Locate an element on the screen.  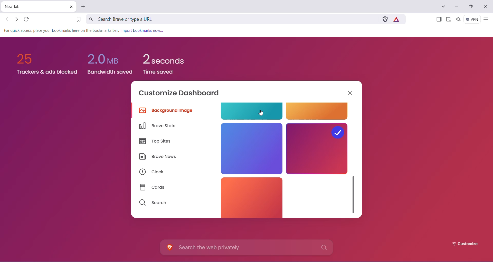
Search is located at coordinates (153, 203).